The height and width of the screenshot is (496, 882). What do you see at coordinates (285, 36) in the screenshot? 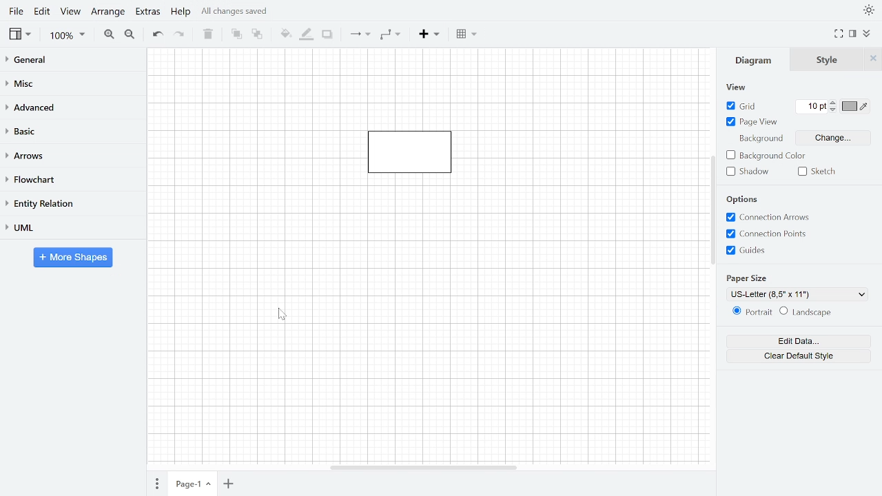
I see `Fill color` at bounding box center [285, 36].